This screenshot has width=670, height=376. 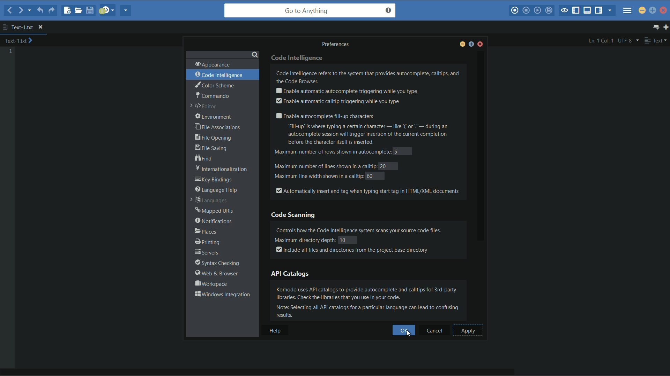 I want to click on code scanning, so click(x=294, y=215).